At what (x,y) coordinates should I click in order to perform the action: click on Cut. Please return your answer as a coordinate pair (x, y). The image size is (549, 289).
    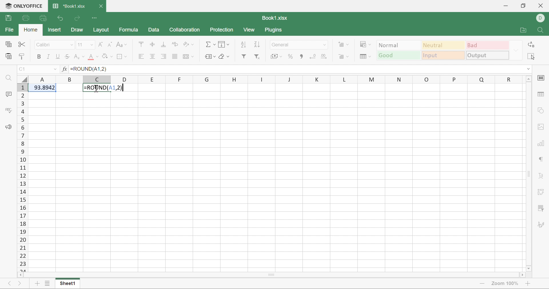
    Looking at the image, I should click on (21, 44).